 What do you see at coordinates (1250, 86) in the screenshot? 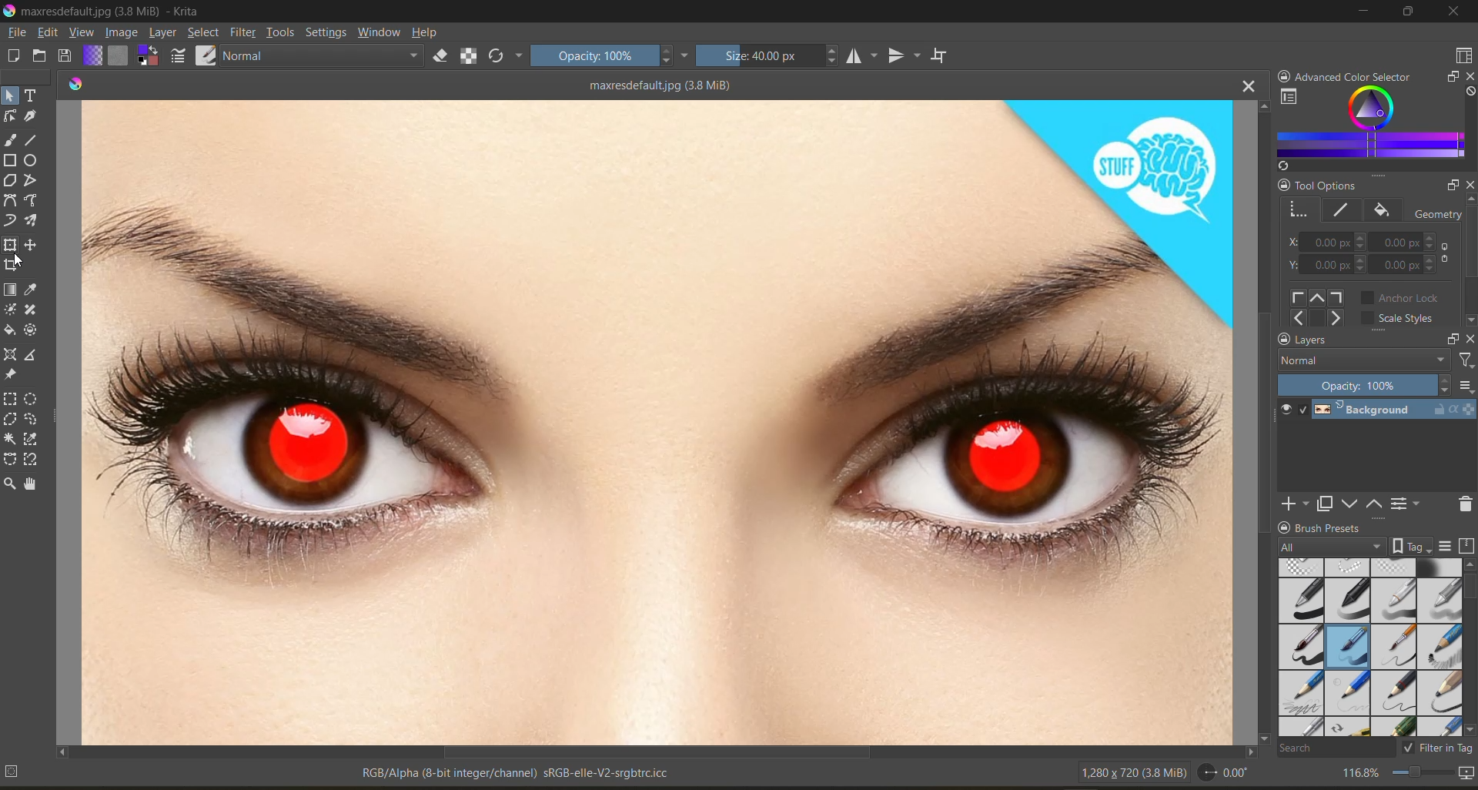
I see `close tab` at bounding box center [1250, 86].